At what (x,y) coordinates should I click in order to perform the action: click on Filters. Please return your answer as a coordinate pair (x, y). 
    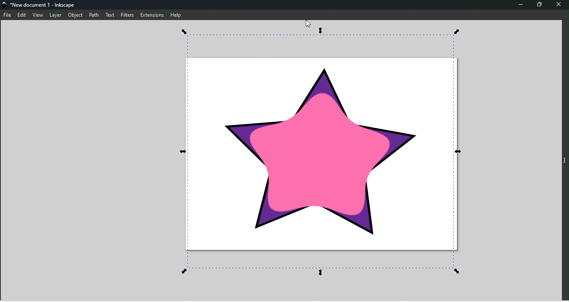
    Looking at the image, I should click on (129, 14).